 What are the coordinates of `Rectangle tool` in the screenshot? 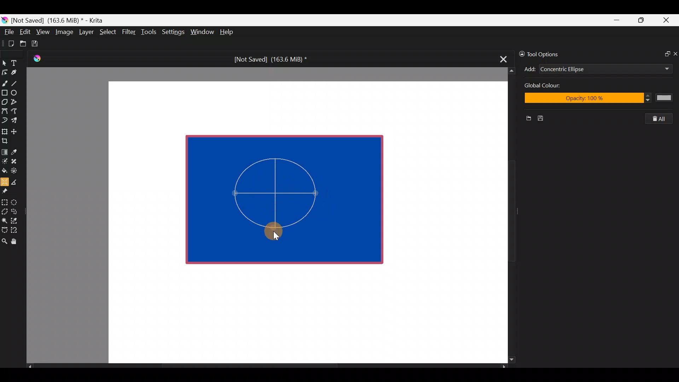 It's located at (5, 93).